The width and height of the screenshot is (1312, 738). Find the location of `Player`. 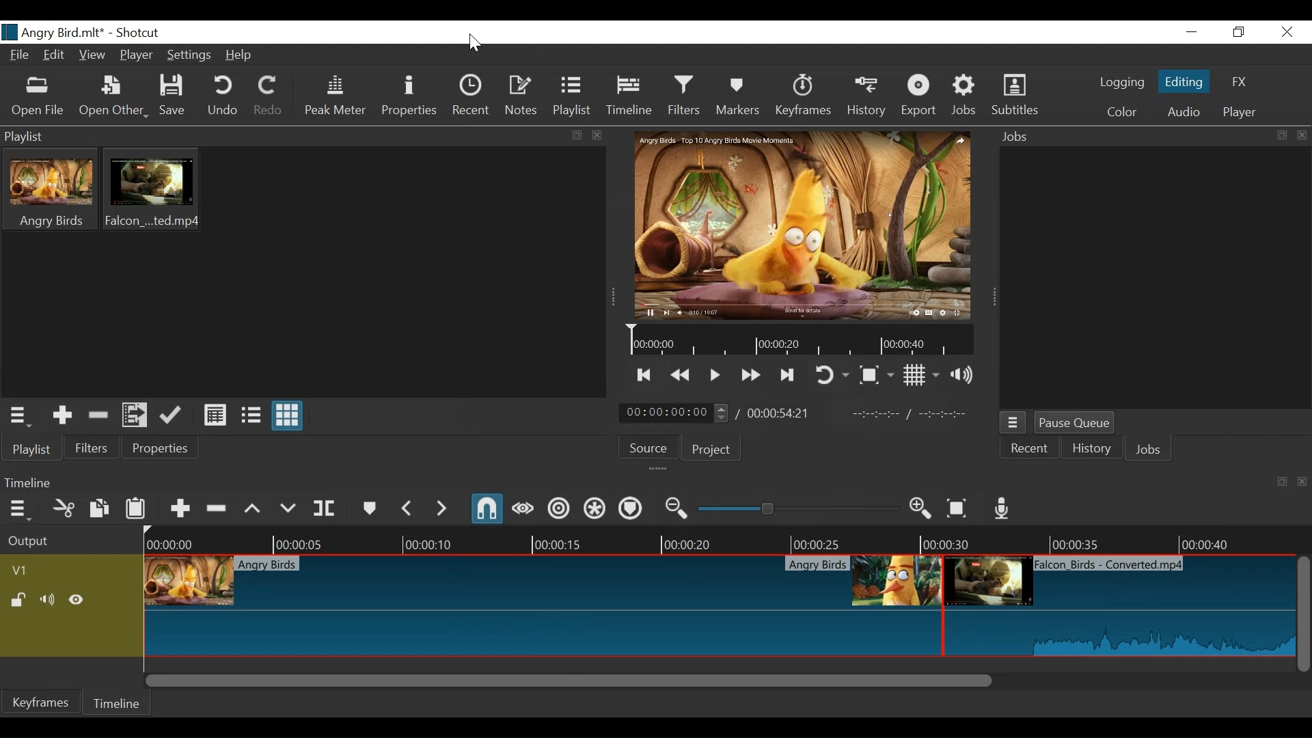

Player is located at coordinates (1242, 111).